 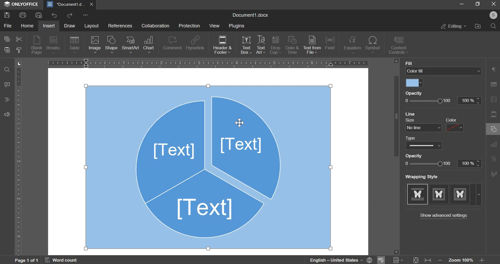 What do you see at coordinates (414, 62) in the screenshot?
I see `` at bounding box center [414, 62].